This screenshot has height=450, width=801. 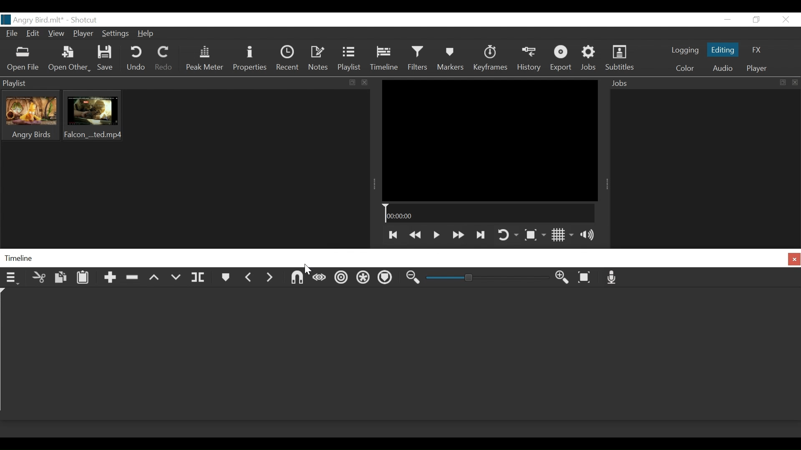 What do you see at coordinates (289, 59) in the screenshot?
I see `Recent` at bounding box center [289, 59].